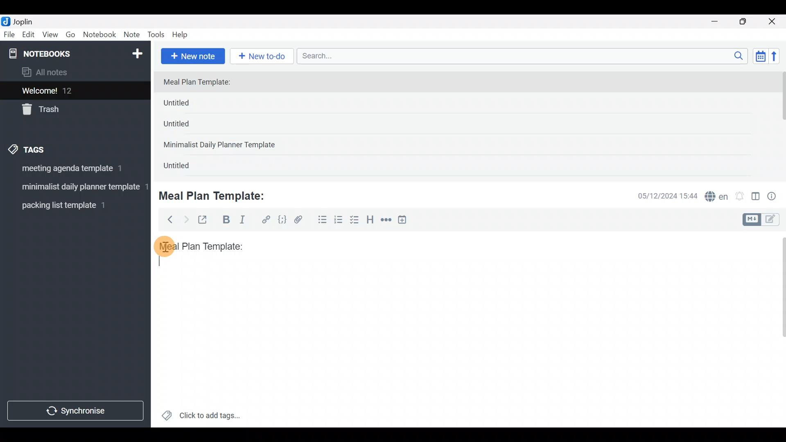 The width and height of the screenshot is (786, 442). I want to click on Date & time, so click(661, 196).